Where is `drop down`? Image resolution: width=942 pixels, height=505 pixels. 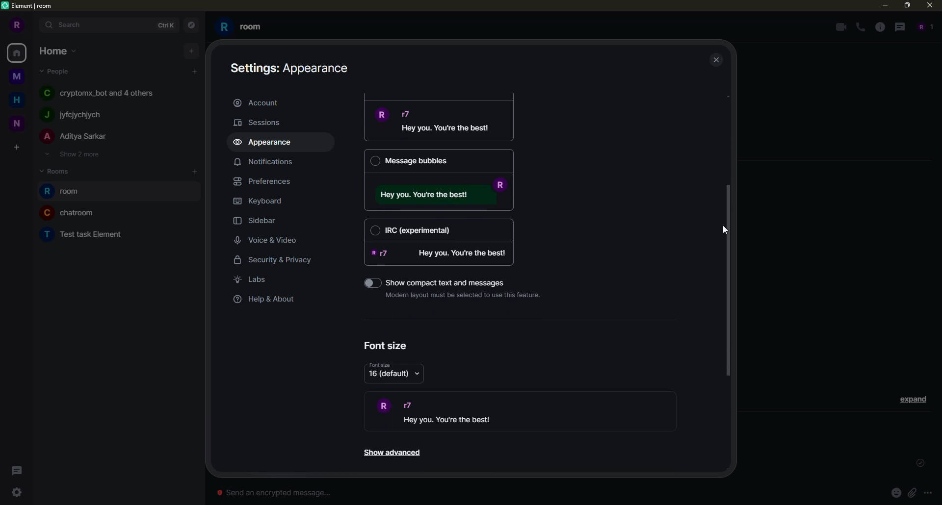
drop down is located at coordinates (418, 373).